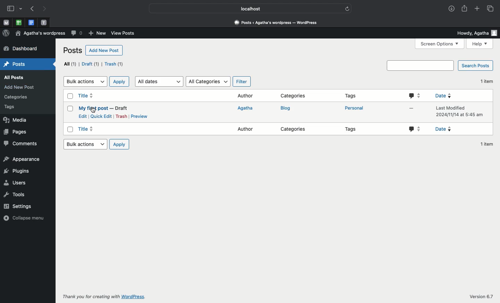 This screenshot has height=303, width=500. I want to click on Preview, so click(142, 116).